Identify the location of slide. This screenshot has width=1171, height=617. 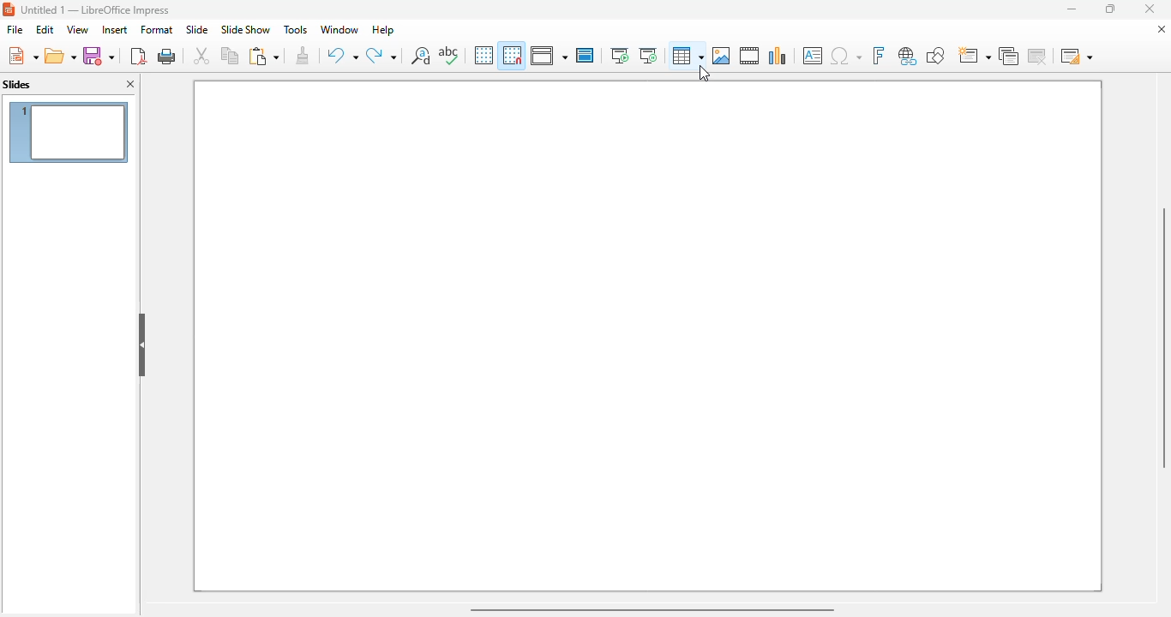
(198, 29).